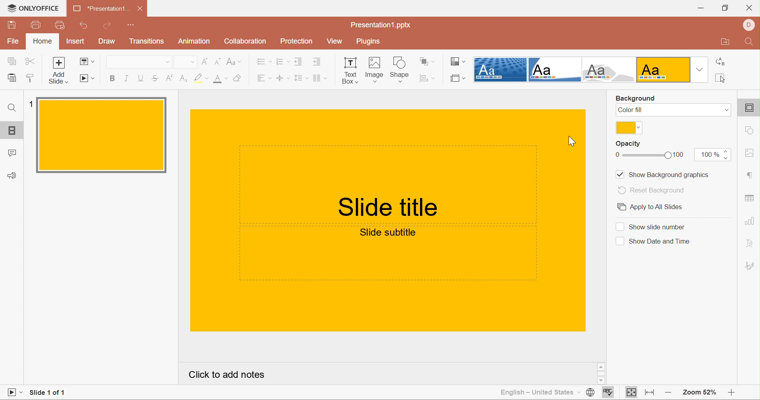  I want to click on Save, so click(12, 24).